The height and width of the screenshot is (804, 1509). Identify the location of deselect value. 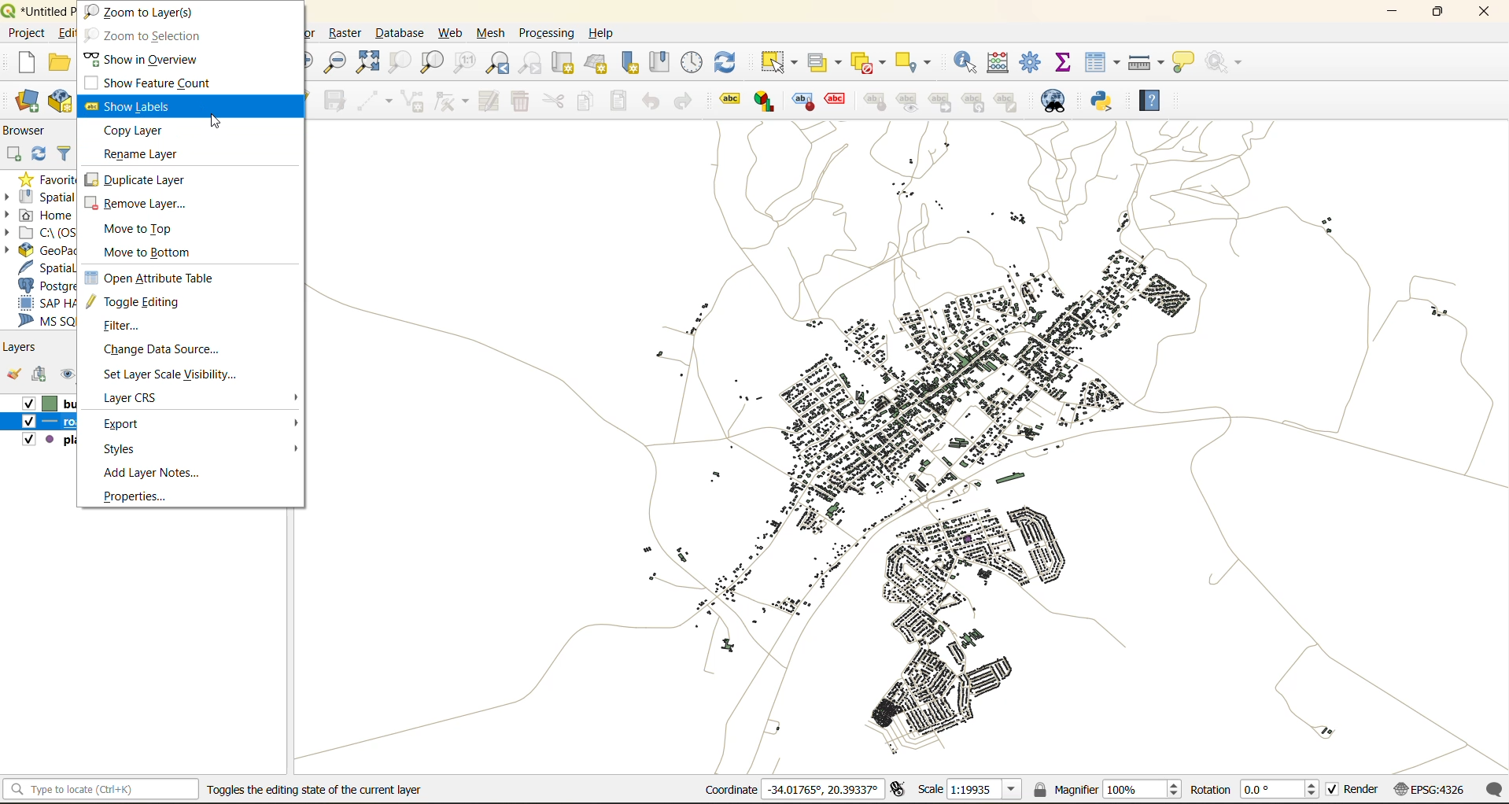
(872, 64).